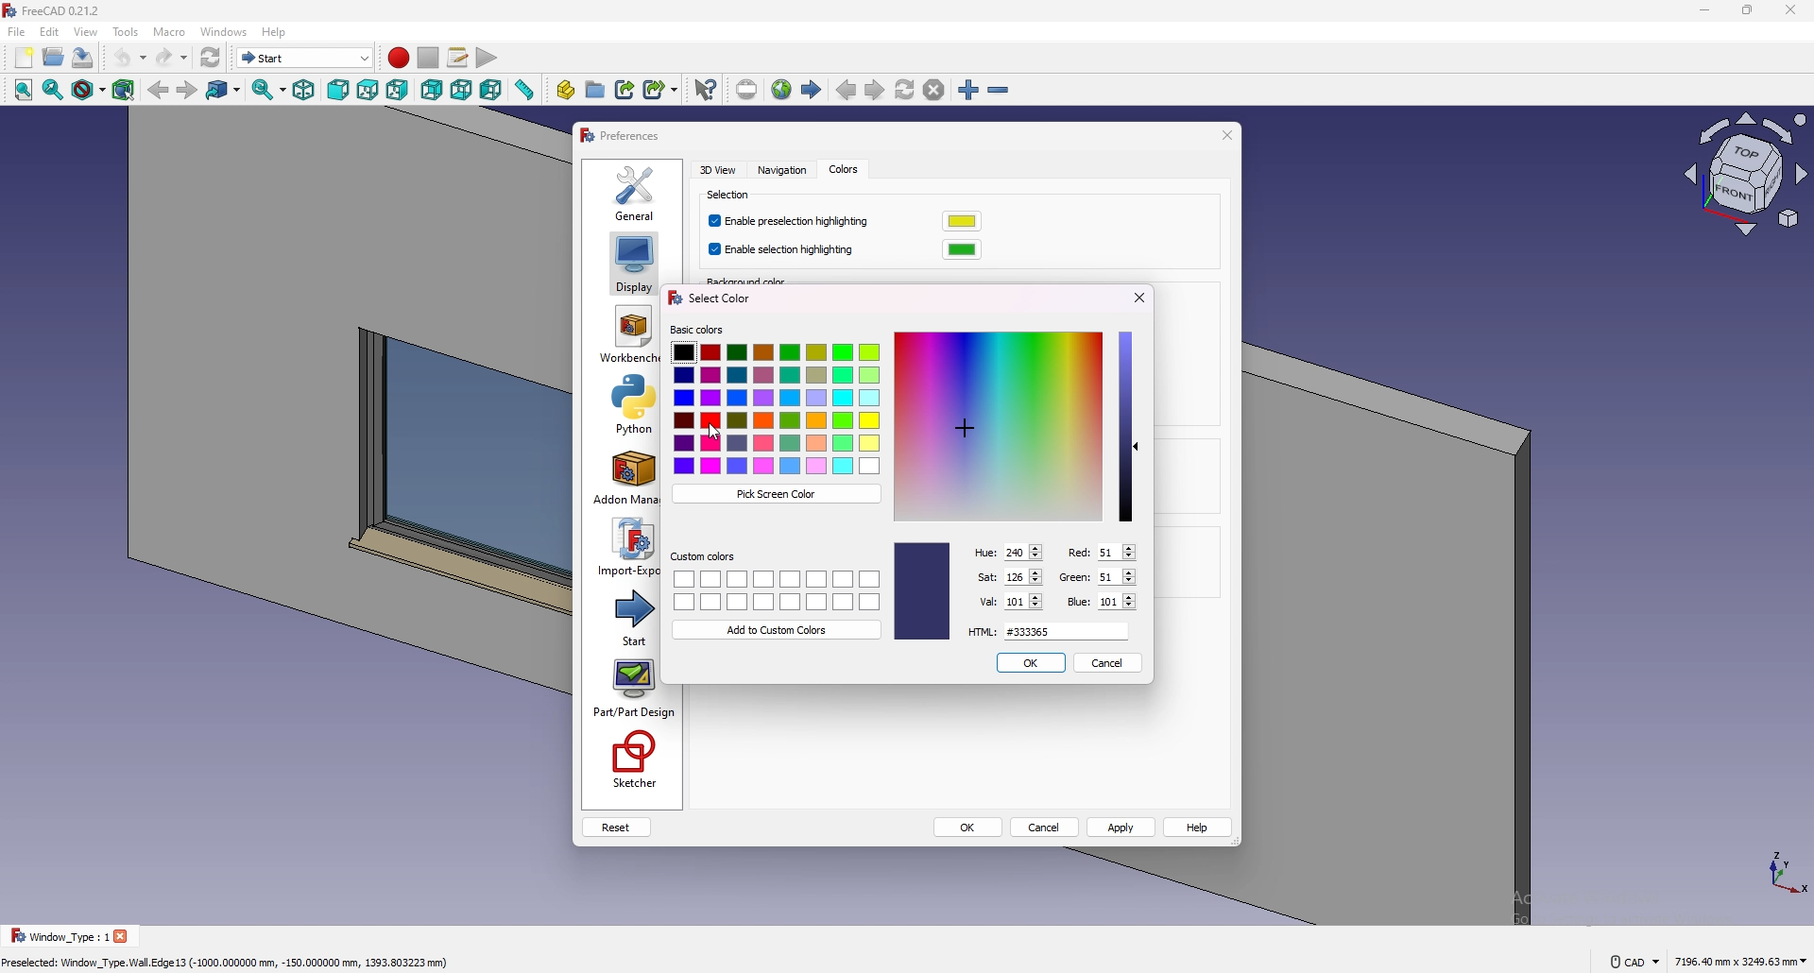 Image resolution: width=1814 pixels, height=973 pixels. I want to click on Green:, so click(1072, 578).